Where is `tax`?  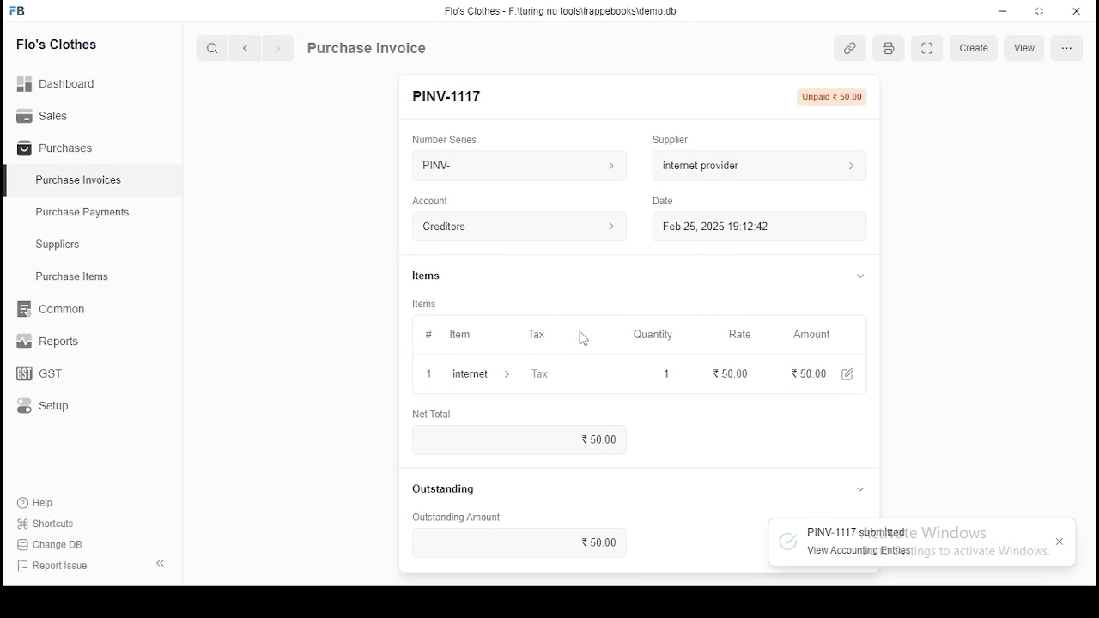 tax is located at coordinates (538, 376).